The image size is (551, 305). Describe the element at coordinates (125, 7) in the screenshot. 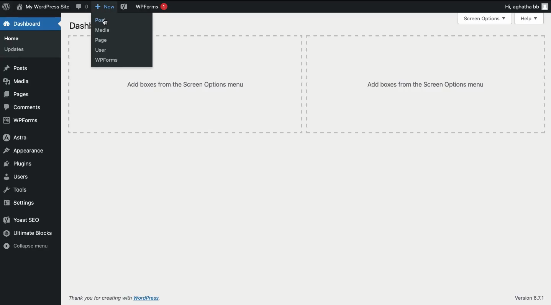

I see `Yoast` at that location.